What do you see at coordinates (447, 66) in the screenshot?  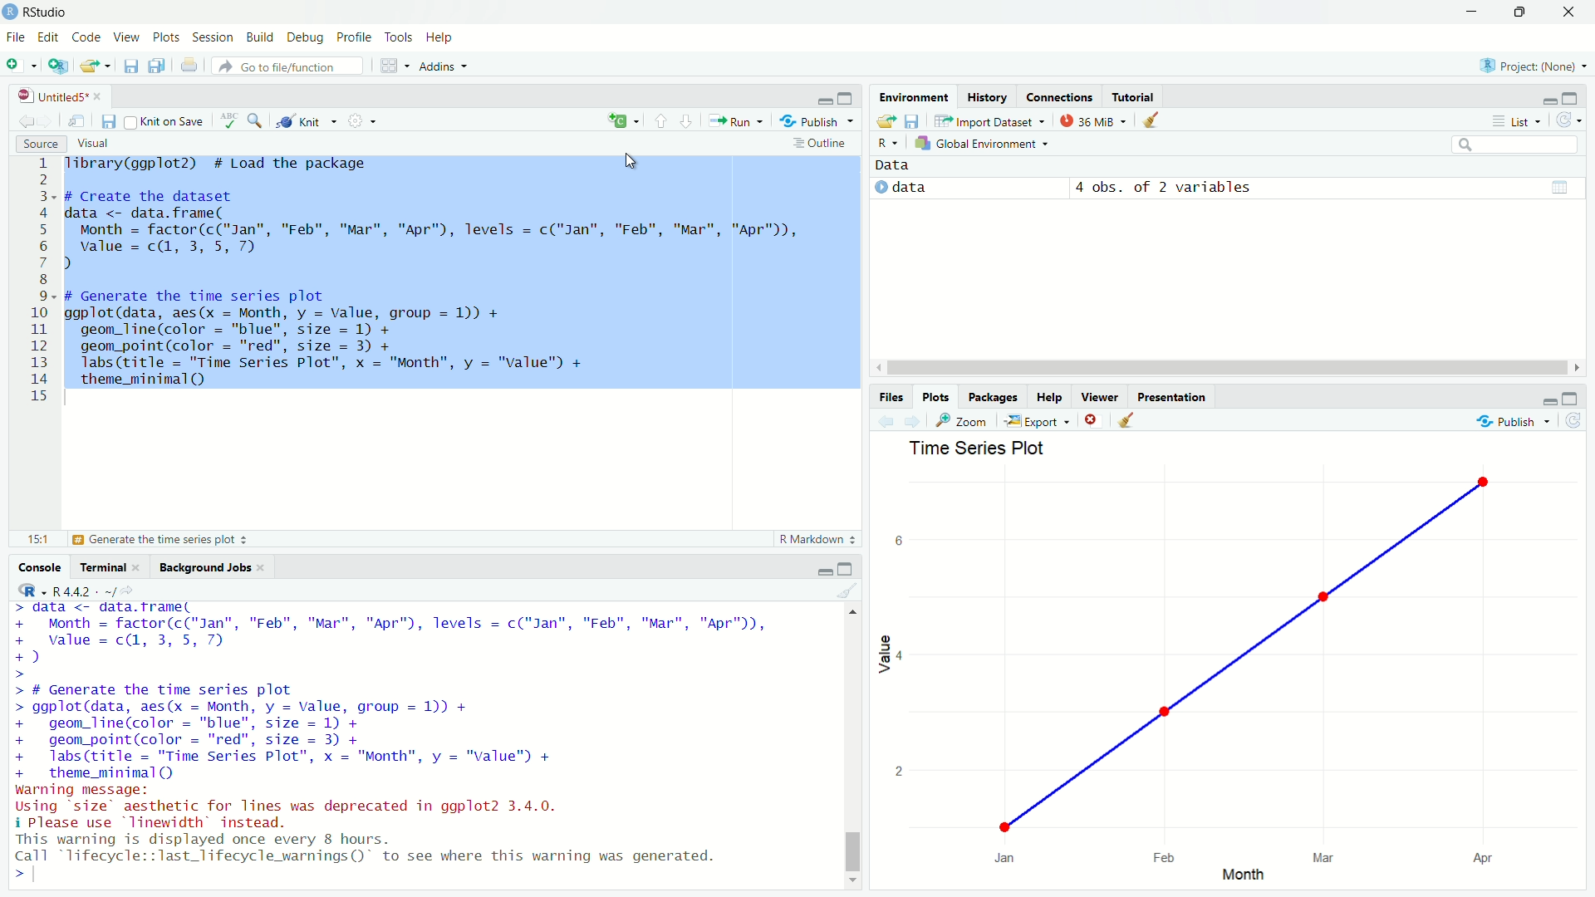 I see `addins` at bounding box center [447, 66].